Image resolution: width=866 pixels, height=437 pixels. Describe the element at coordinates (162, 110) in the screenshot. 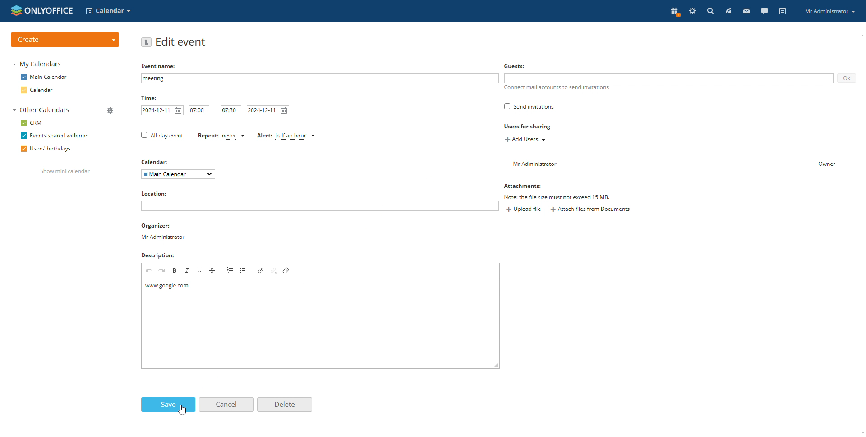

I see `start time` at that location.